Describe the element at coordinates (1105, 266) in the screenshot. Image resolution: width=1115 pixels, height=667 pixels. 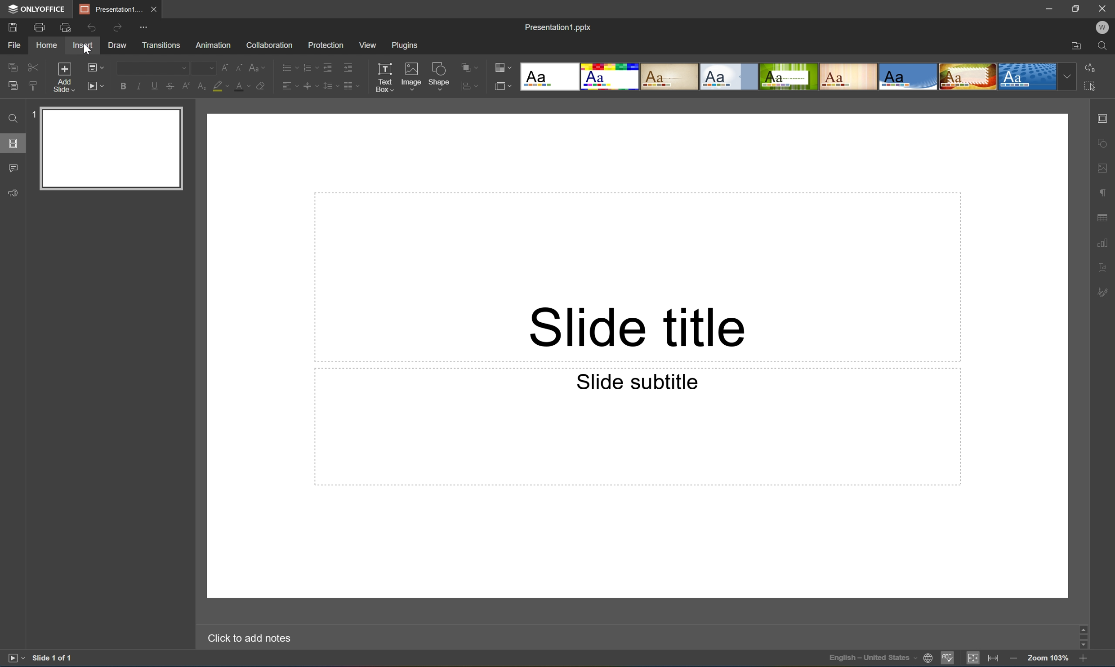
I see `Text Art settings ` at that location.